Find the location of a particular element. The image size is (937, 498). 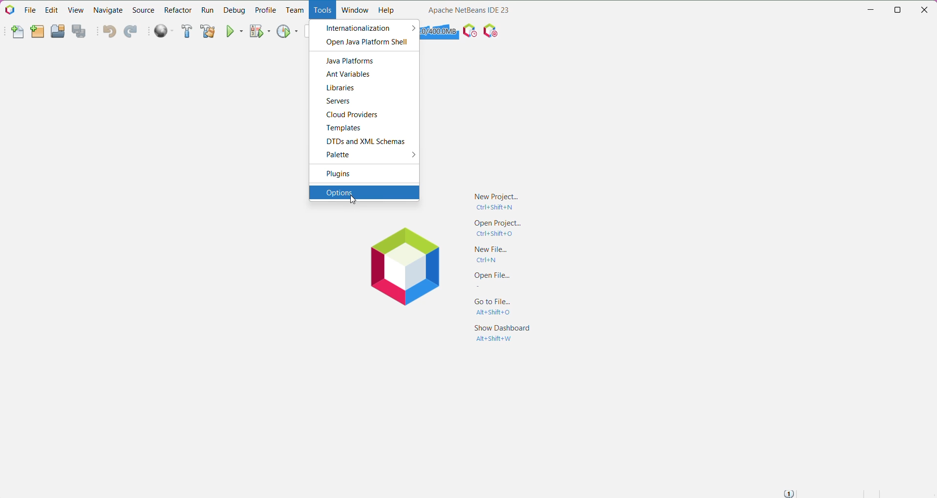

Redo is located at coordinates (130, 32).